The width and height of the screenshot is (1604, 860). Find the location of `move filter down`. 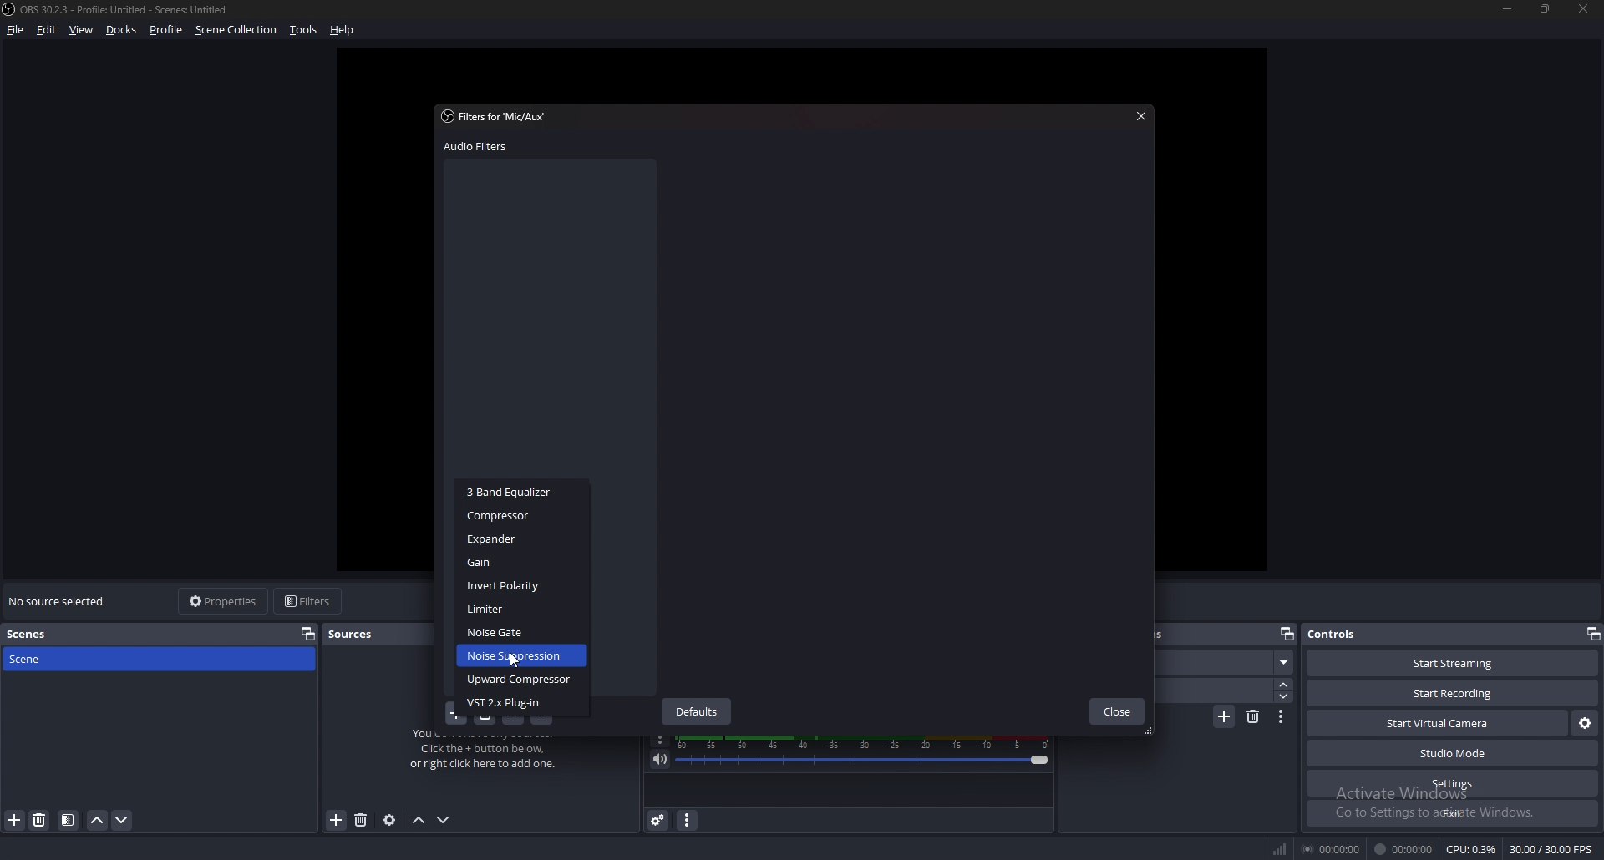

move filter down is located at coordinates (544, 719).